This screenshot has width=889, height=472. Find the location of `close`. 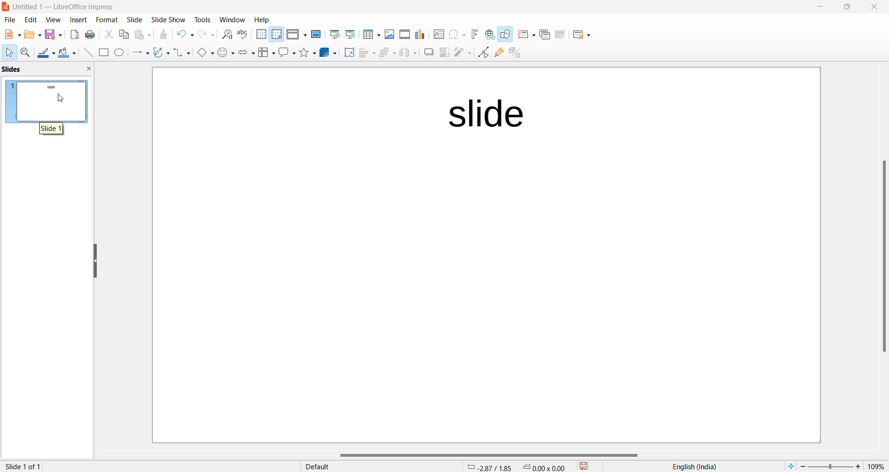

close is located at coordinates (874, 8).